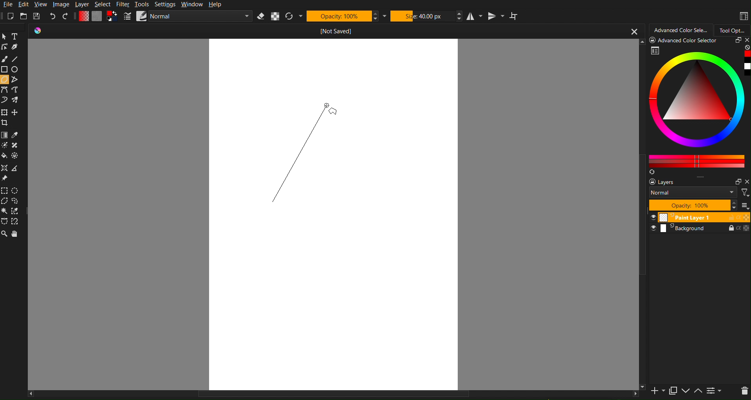 This screenshot has width=751, height=400. What do you see at coordinates (18, 233) in the screenshot?
I see `Pan` at bounding box center [18, 233].